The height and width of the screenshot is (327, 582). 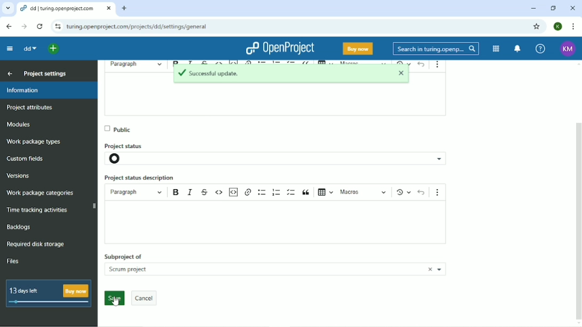 I want to click on Files, so click(x=13, y=261).